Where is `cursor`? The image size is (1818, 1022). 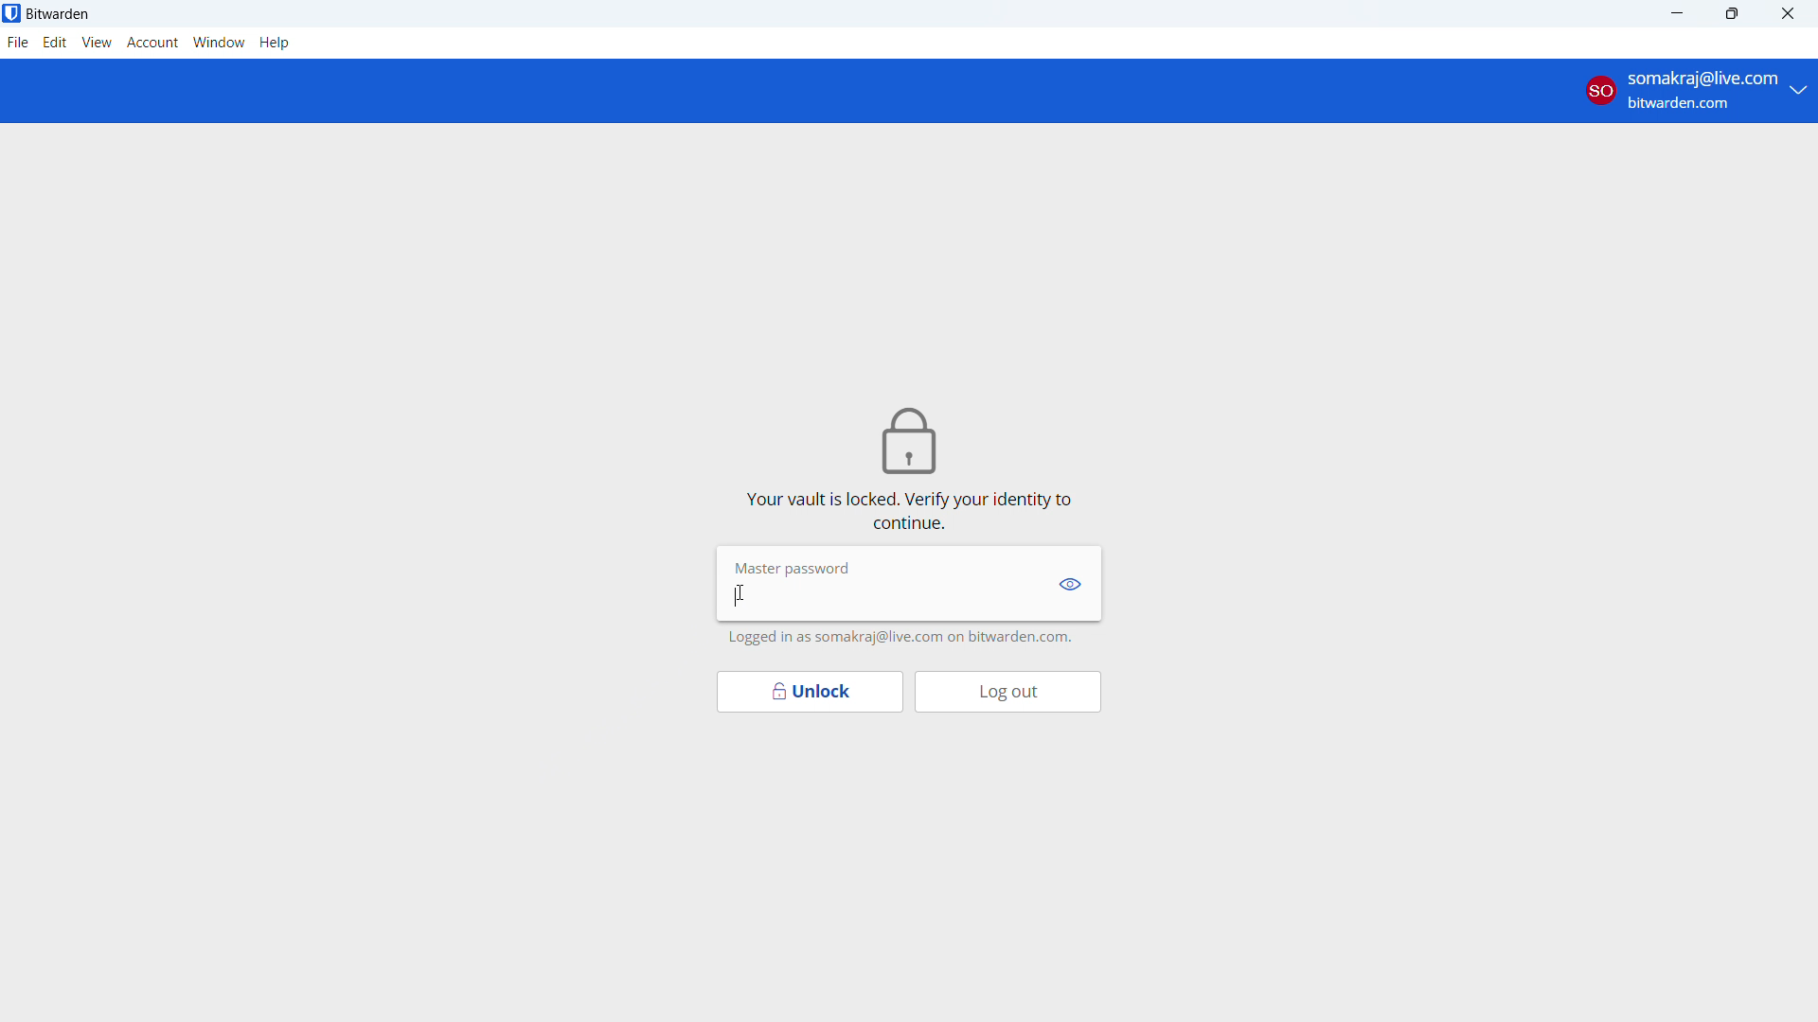 cursor is located at coordinates (743, 594).